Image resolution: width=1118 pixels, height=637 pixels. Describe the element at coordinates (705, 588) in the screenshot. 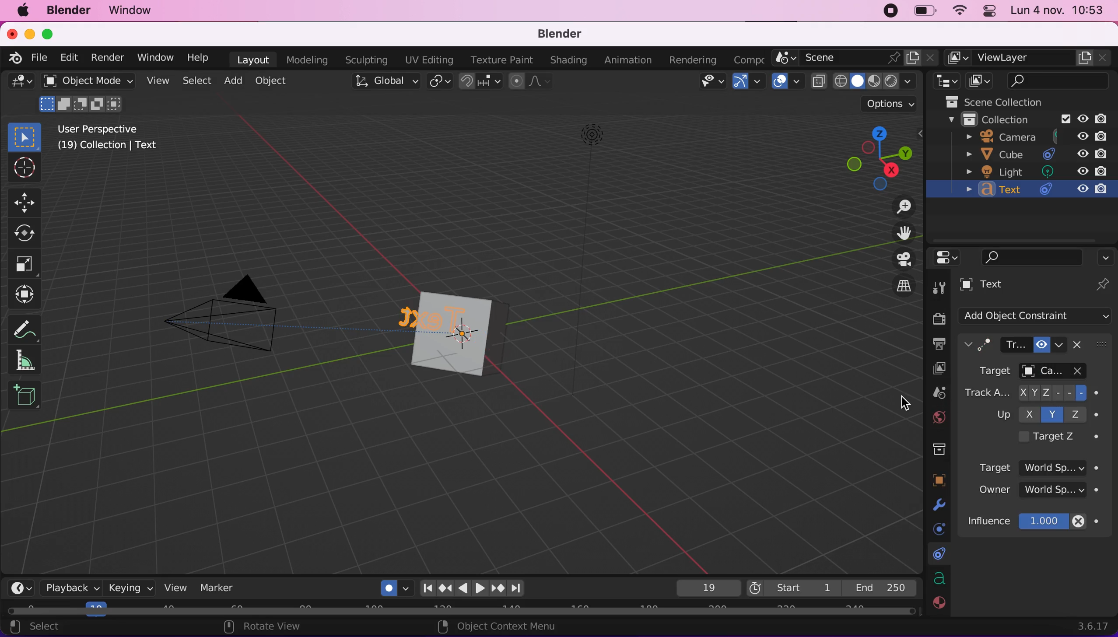

I see `current frame` at that location.